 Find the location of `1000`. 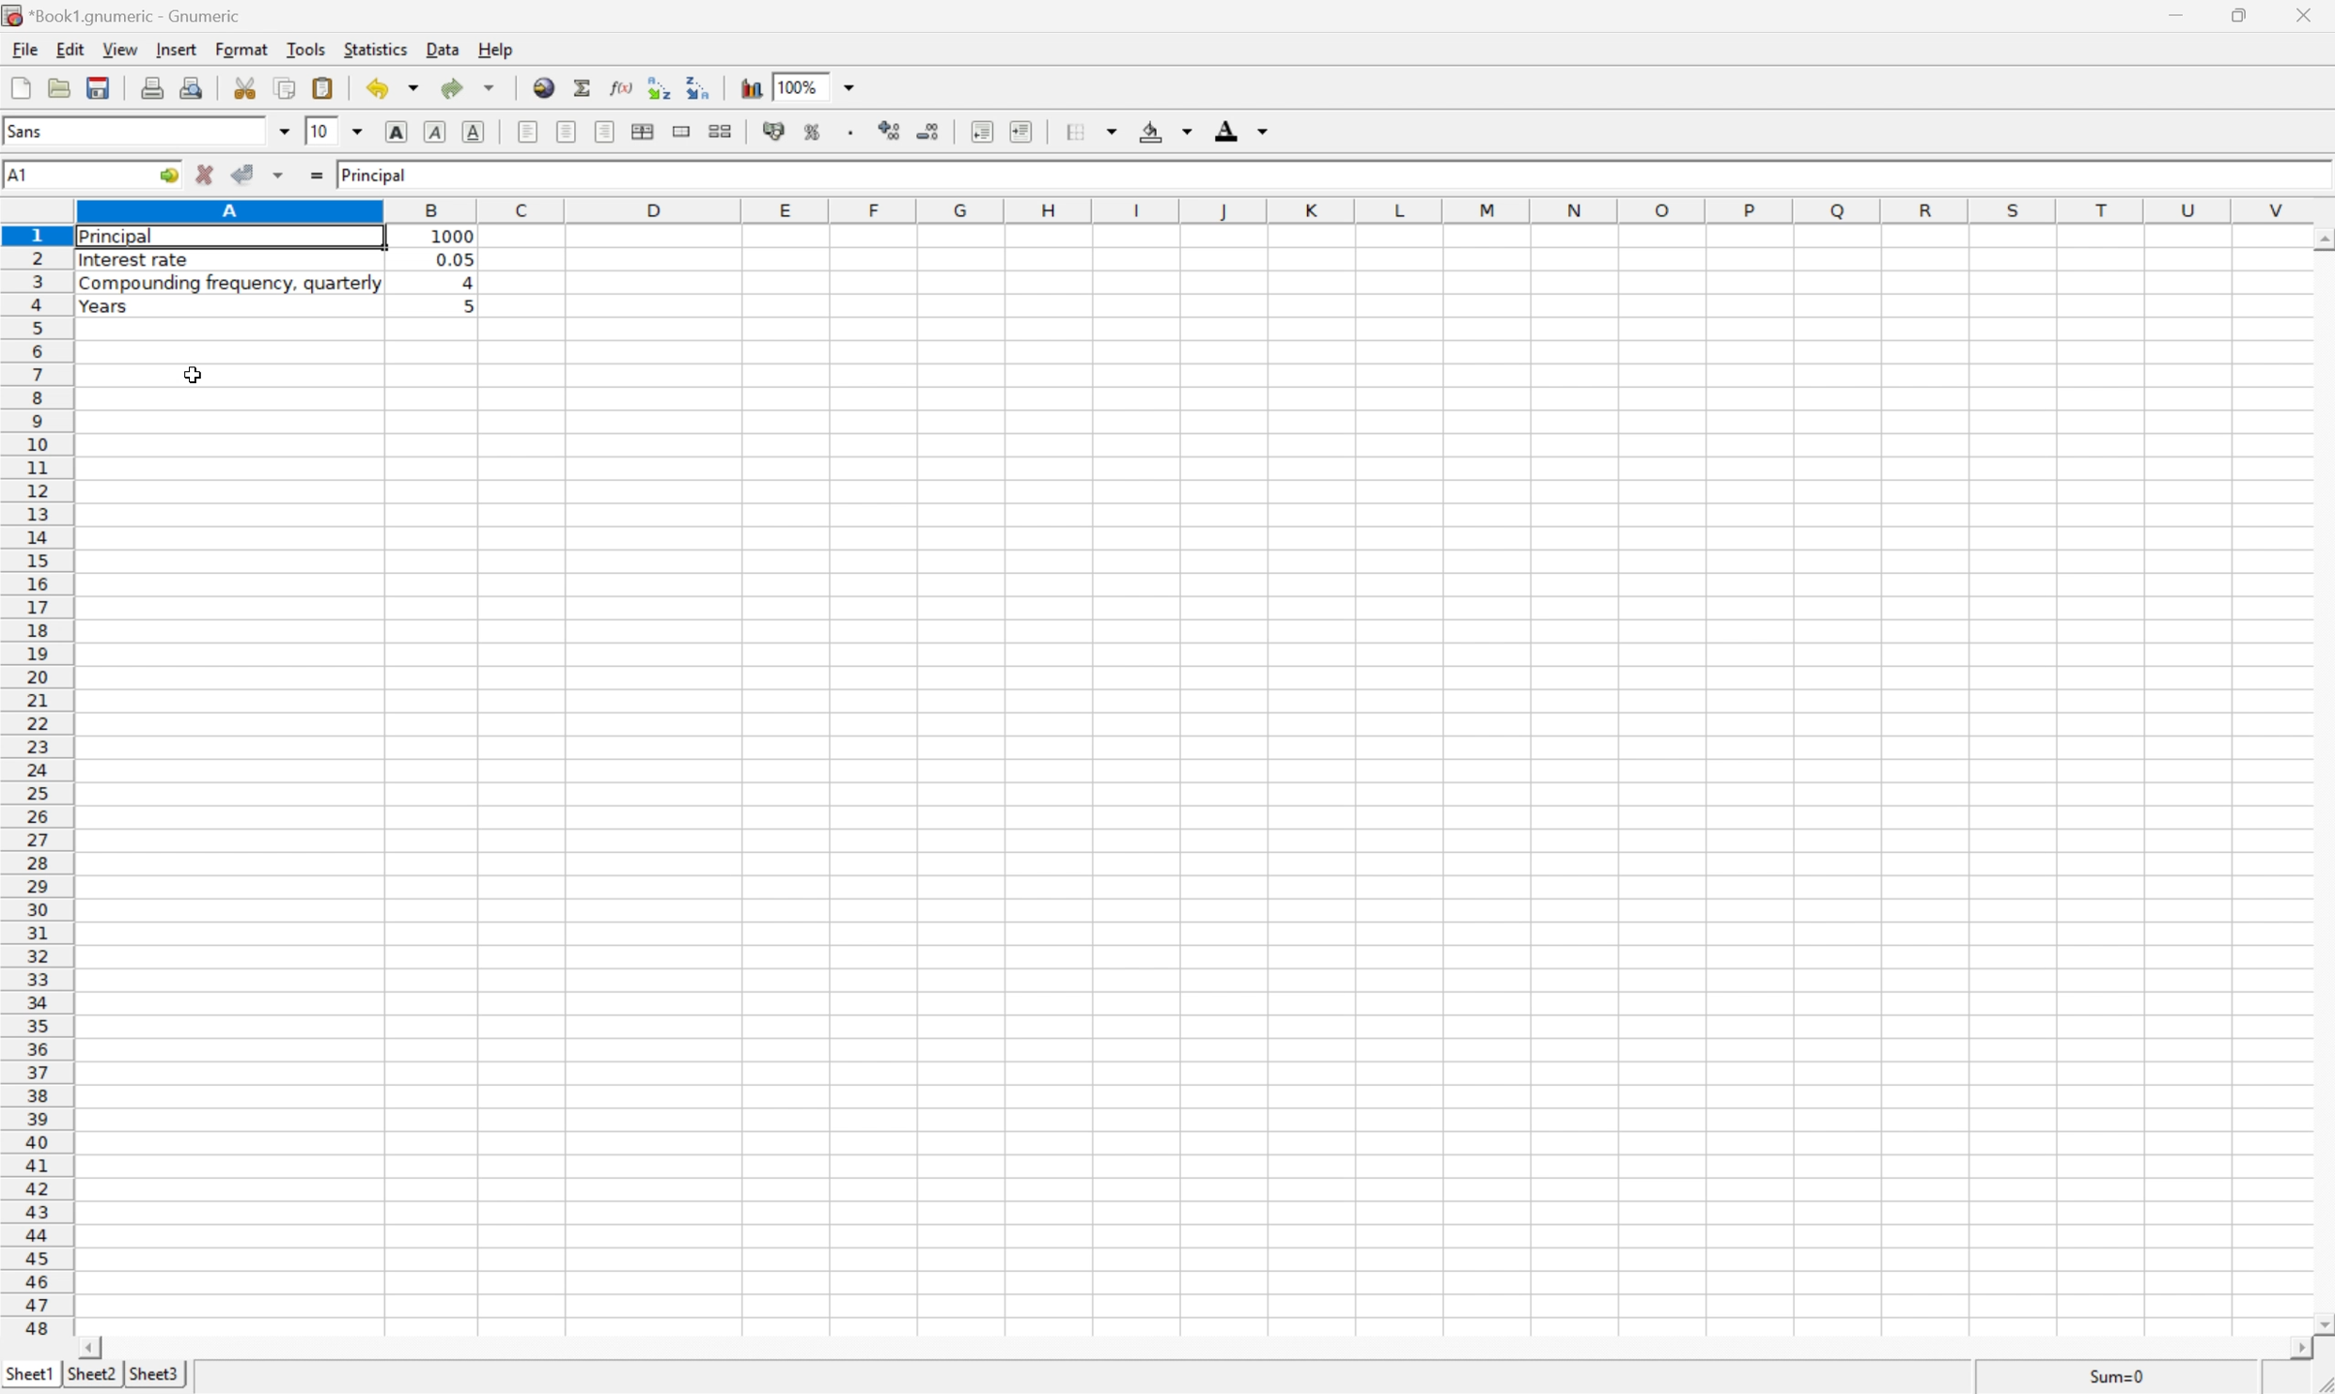

1000 is located at coordinates (456, 237).